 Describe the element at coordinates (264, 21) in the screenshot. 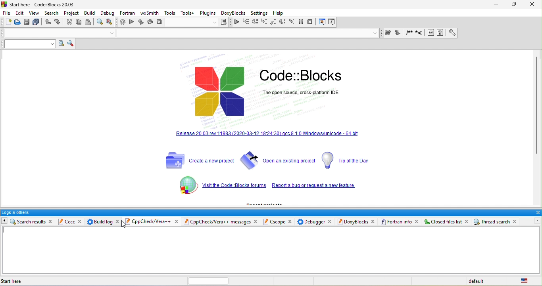

I see `step into` at that location.